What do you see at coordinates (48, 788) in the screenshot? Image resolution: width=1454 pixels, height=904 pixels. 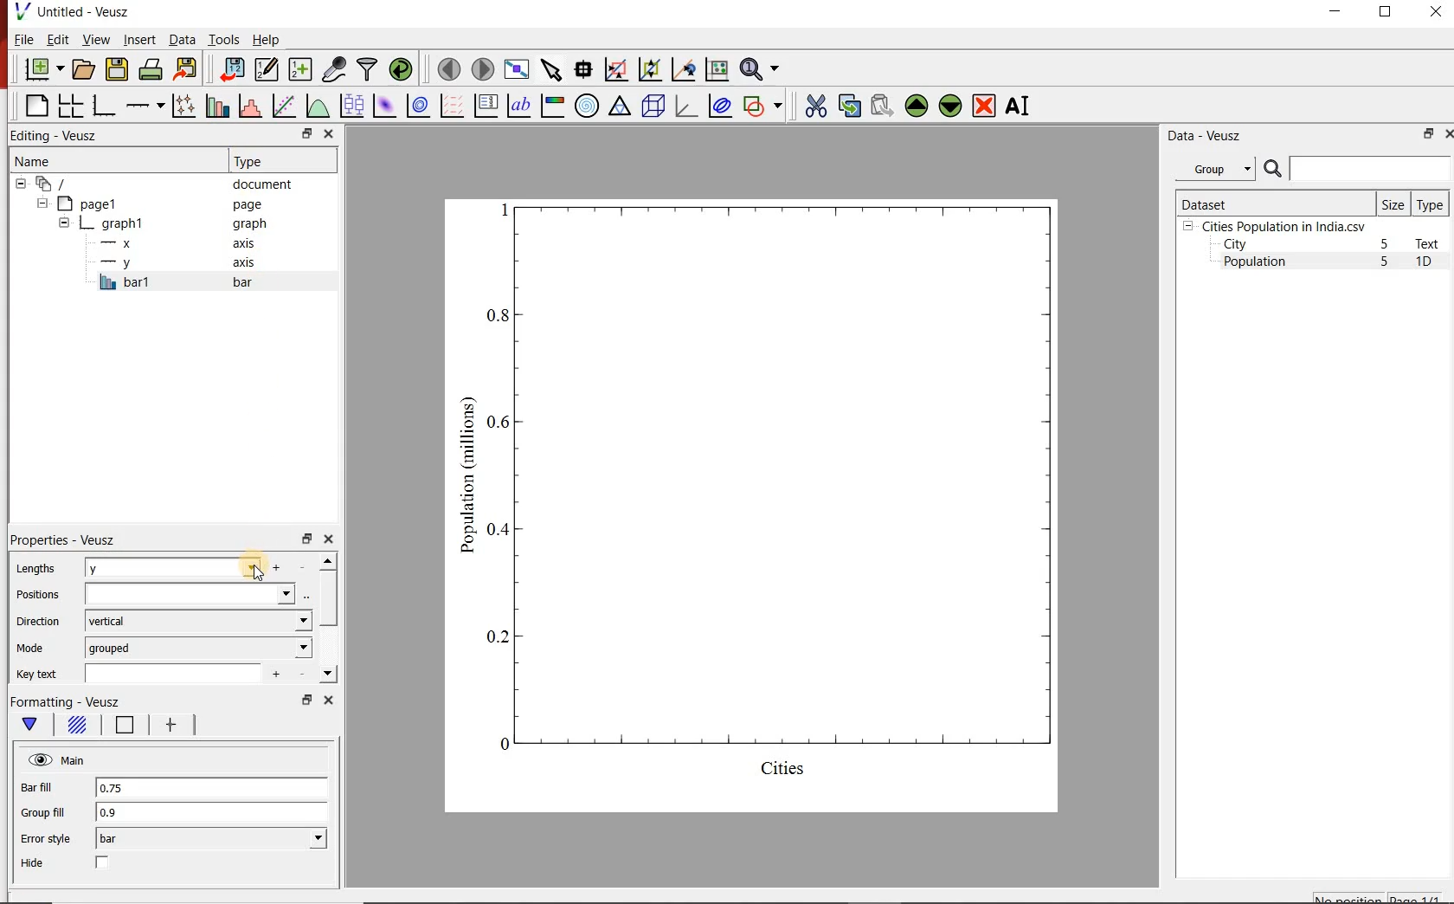 I see `Bar fill` at bounding box center [48, 788].